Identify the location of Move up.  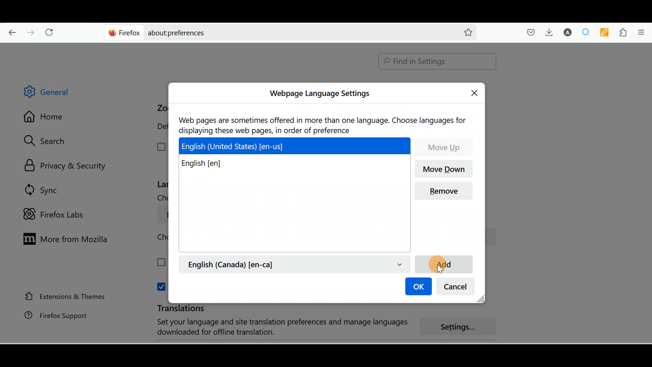
(445, 146).